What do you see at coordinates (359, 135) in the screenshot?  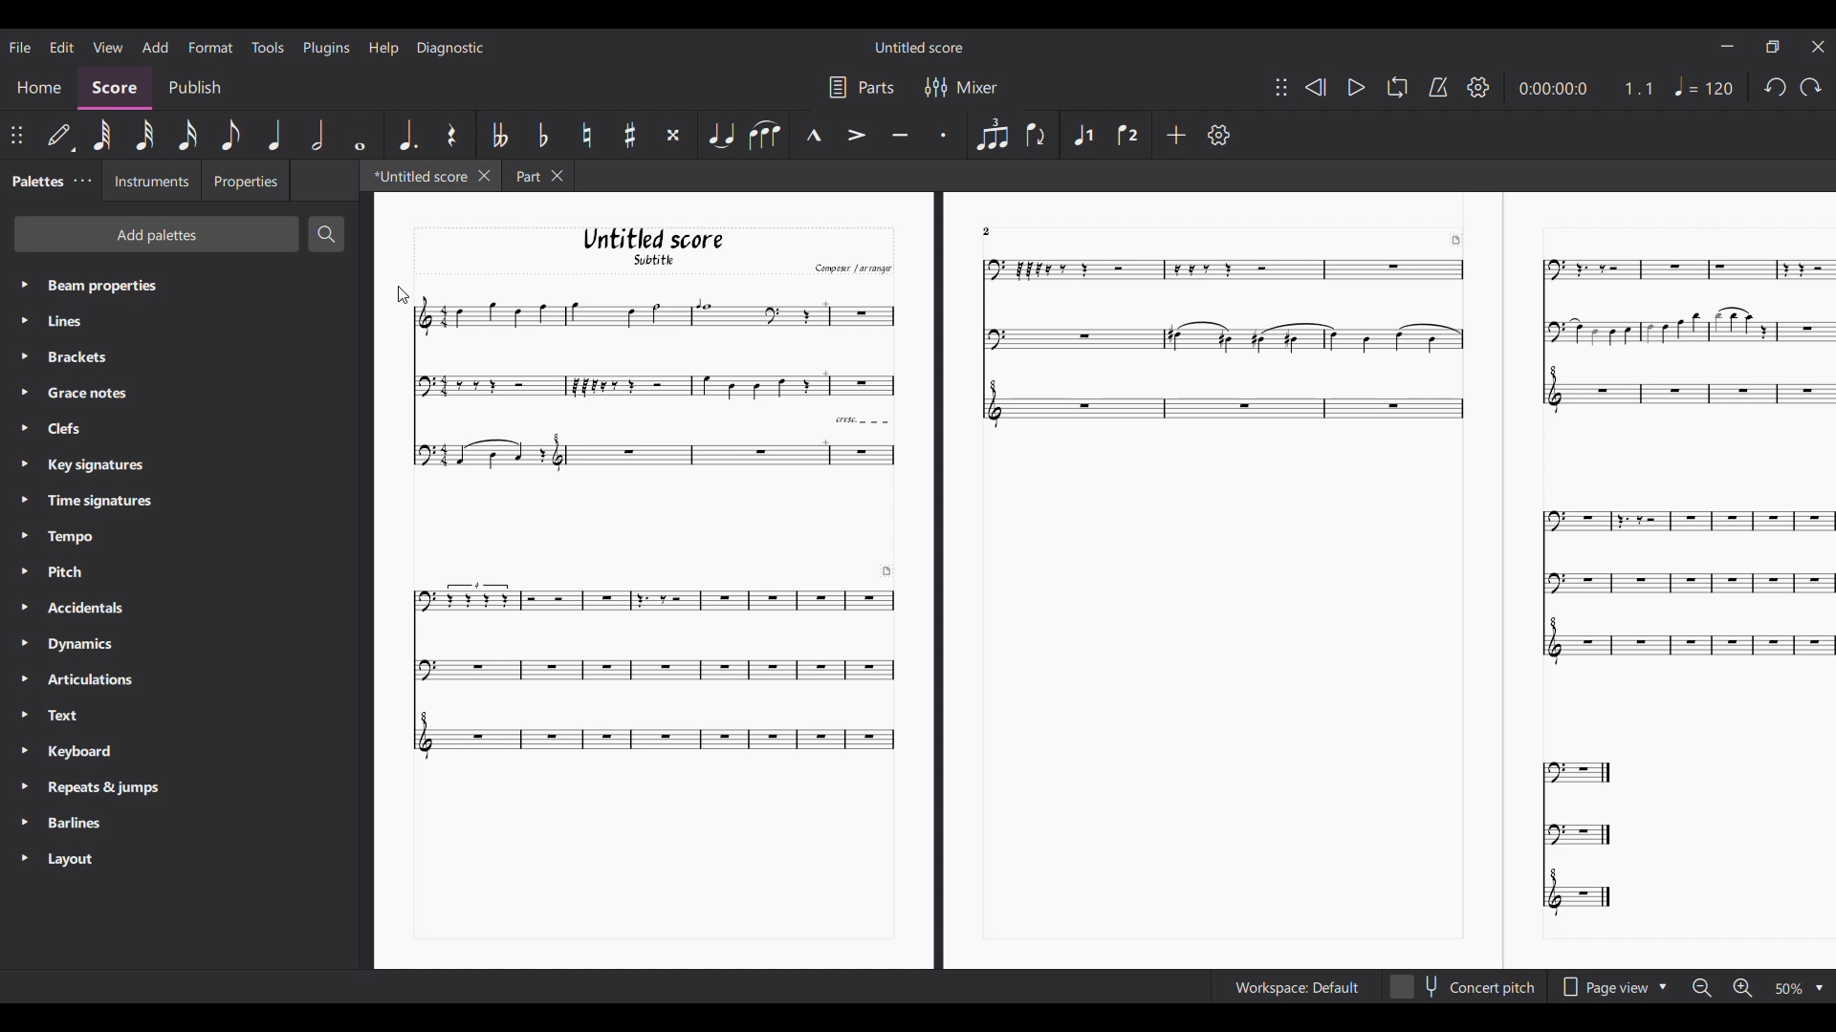 I see `Whole note` at bounding box center [359, 135].